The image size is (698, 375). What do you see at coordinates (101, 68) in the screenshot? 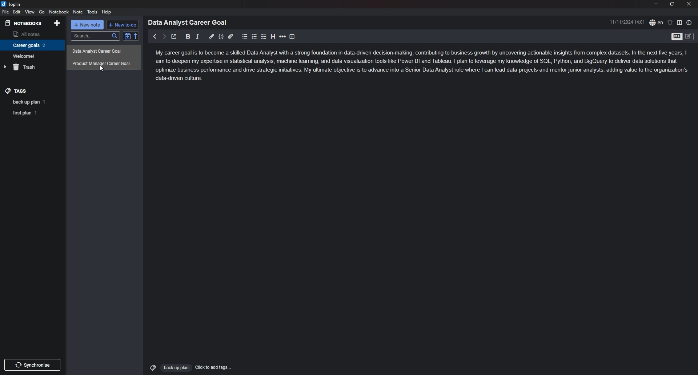
I see `cursor` at bounding box center [101, 68].